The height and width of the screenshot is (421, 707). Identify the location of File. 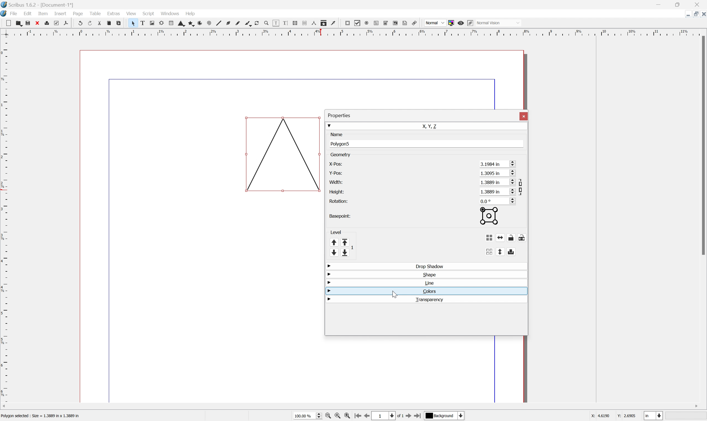
(14, 13).